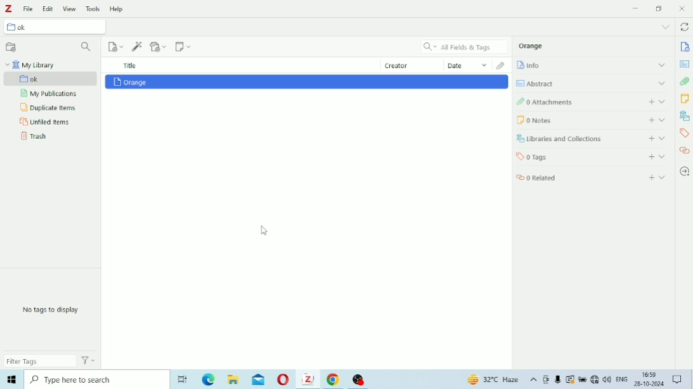 The width and height of the screenshot is (693, 389). What do you see at coordinates (48, 9) in the screenshot?
I see `Edit` at bounding box center [48, 9].